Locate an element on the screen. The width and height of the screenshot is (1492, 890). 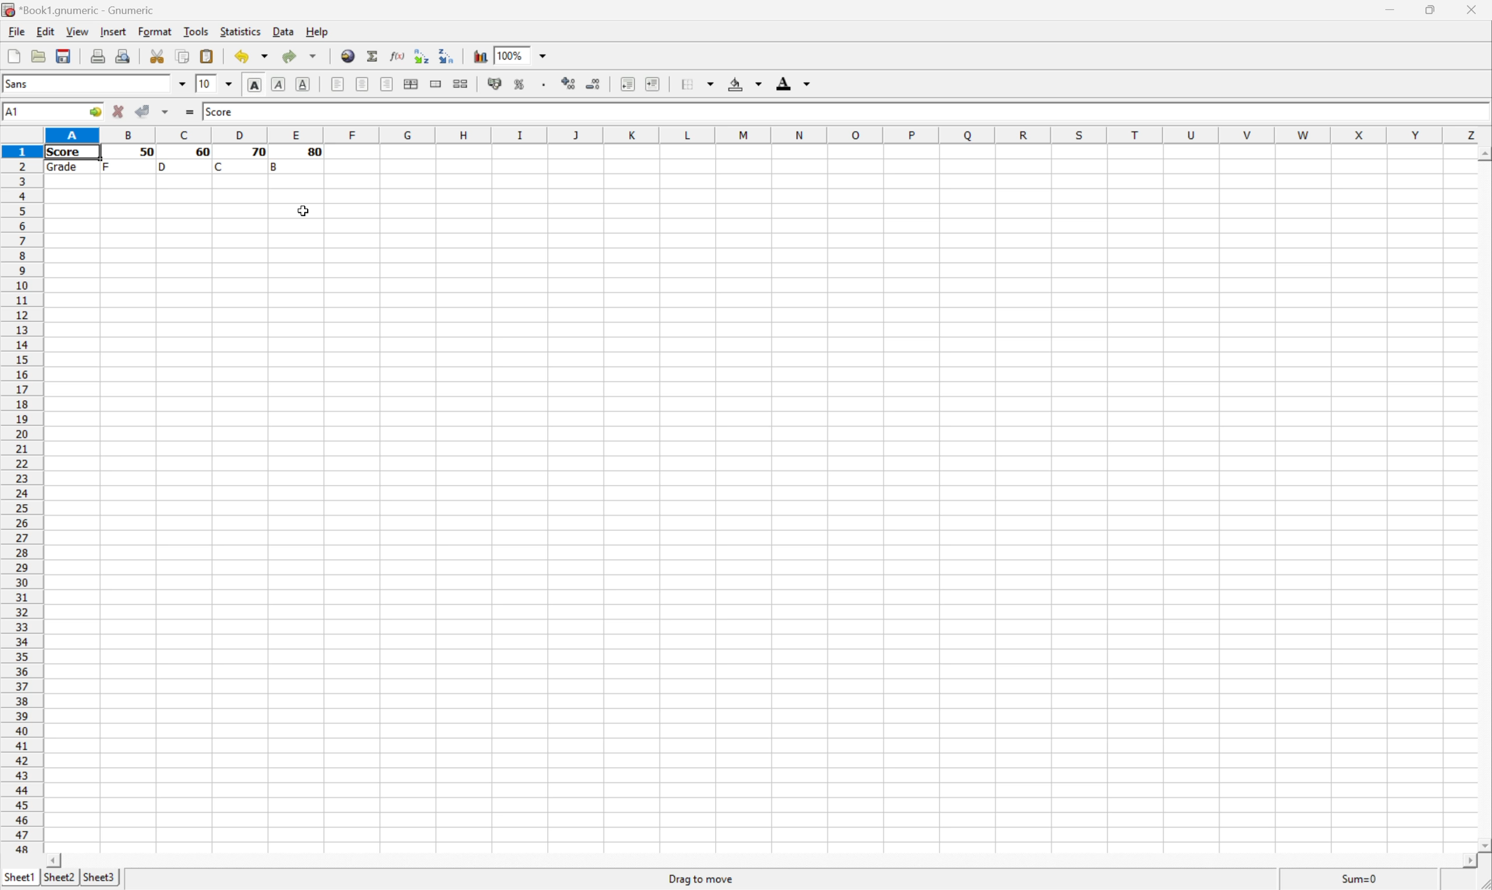
Scroll Right is located at coordinates (1464, 861).